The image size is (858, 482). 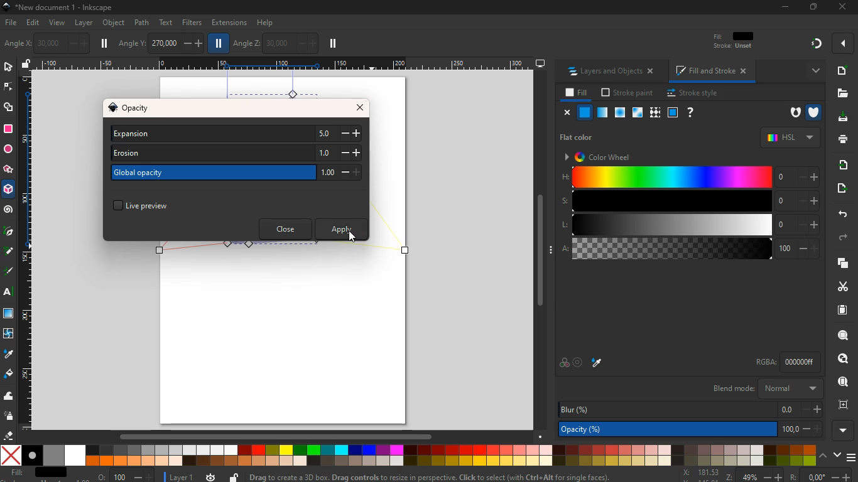 What do you see at coordinates (8, 354) in the screenshot?
I see `drop` at bounding box center [8, 354].